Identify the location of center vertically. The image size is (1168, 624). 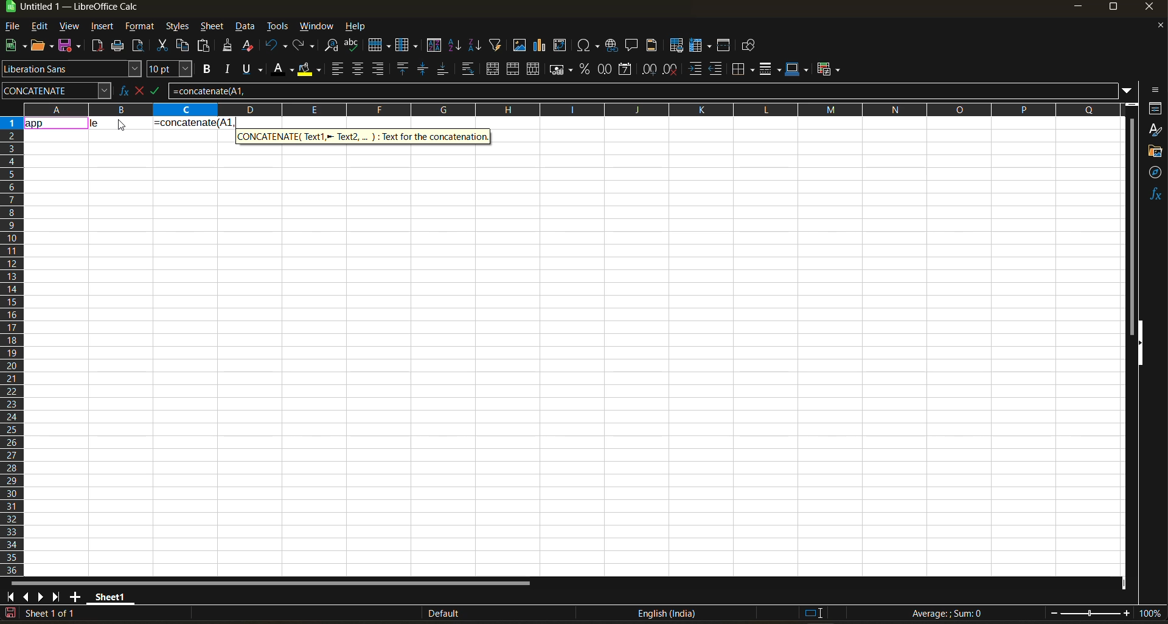
(423, 69).